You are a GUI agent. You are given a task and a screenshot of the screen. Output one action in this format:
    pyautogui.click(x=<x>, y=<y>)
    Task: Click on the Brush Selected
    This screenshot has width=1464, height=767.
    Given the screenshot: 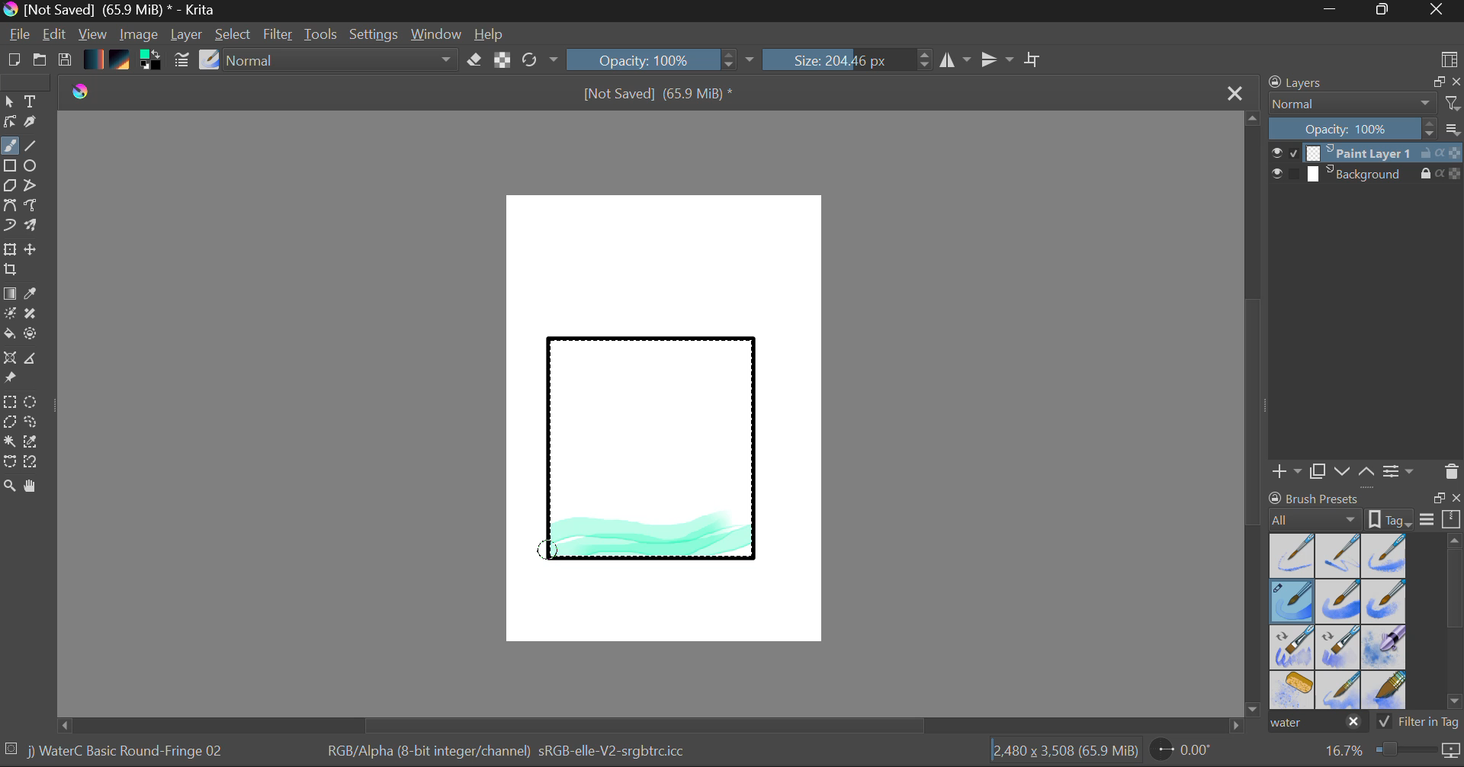 What is the action you would take?
    pyautogui.click(x=1293, y=602)
    